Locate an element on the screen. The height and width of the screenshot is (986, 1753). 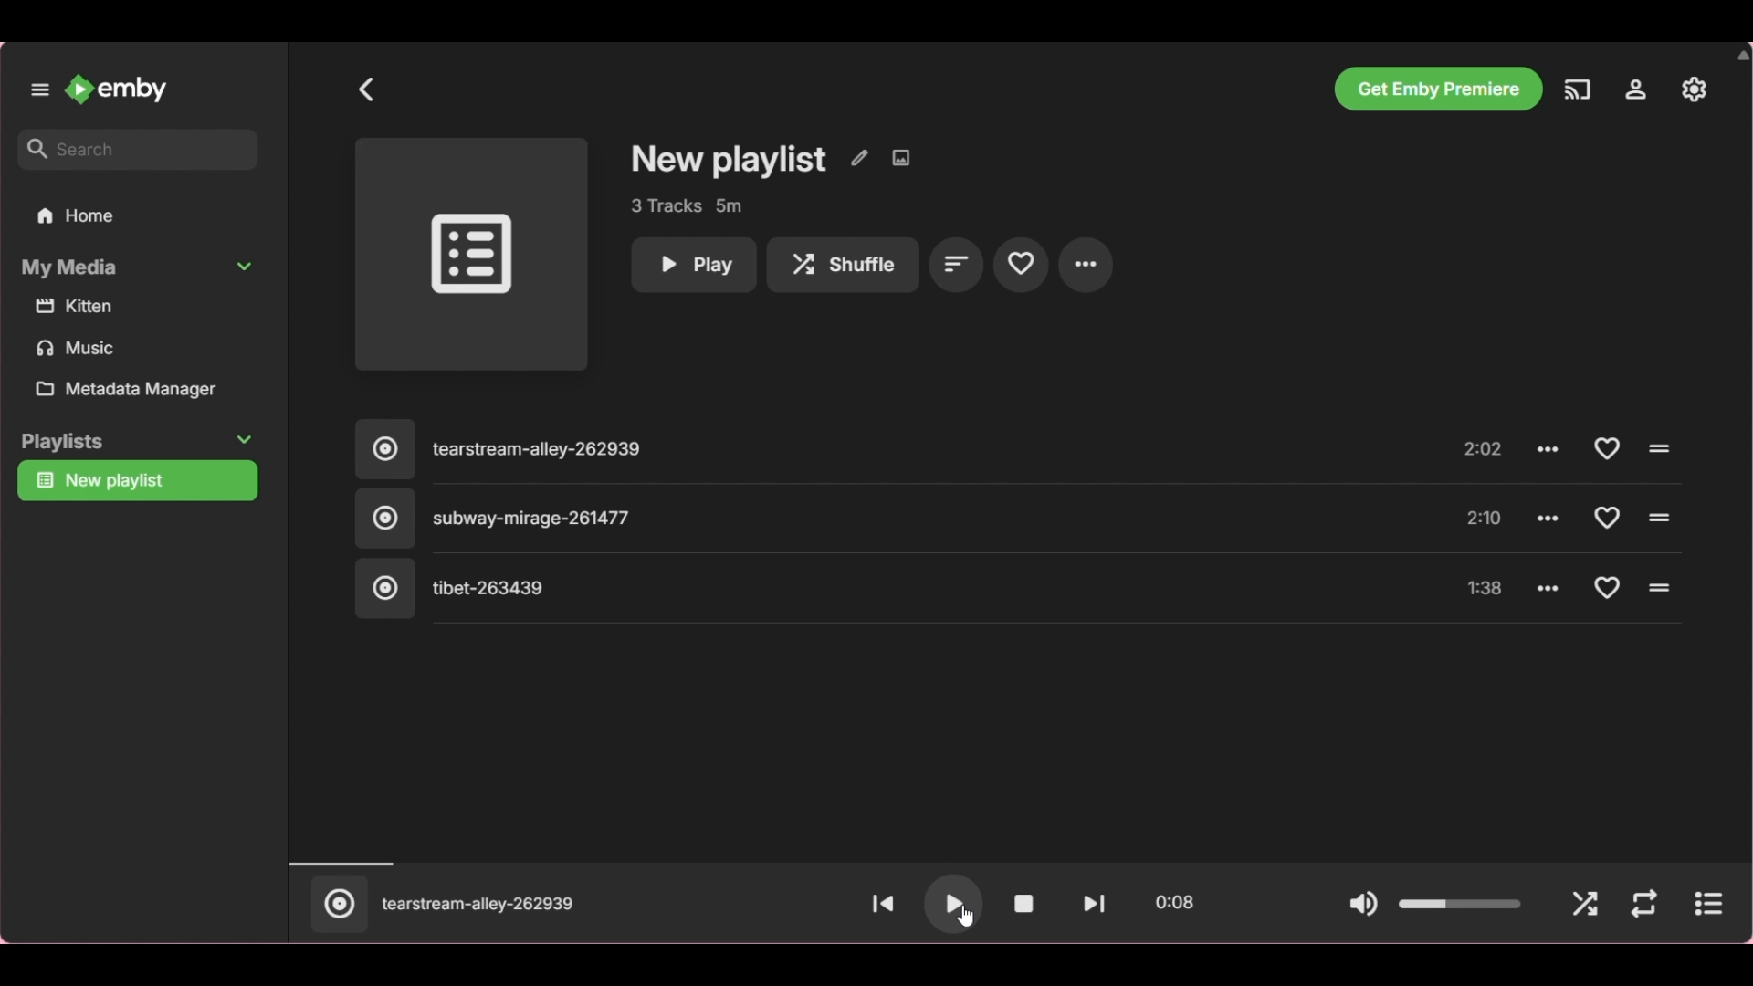
Play is located at coordinates (693, 266).